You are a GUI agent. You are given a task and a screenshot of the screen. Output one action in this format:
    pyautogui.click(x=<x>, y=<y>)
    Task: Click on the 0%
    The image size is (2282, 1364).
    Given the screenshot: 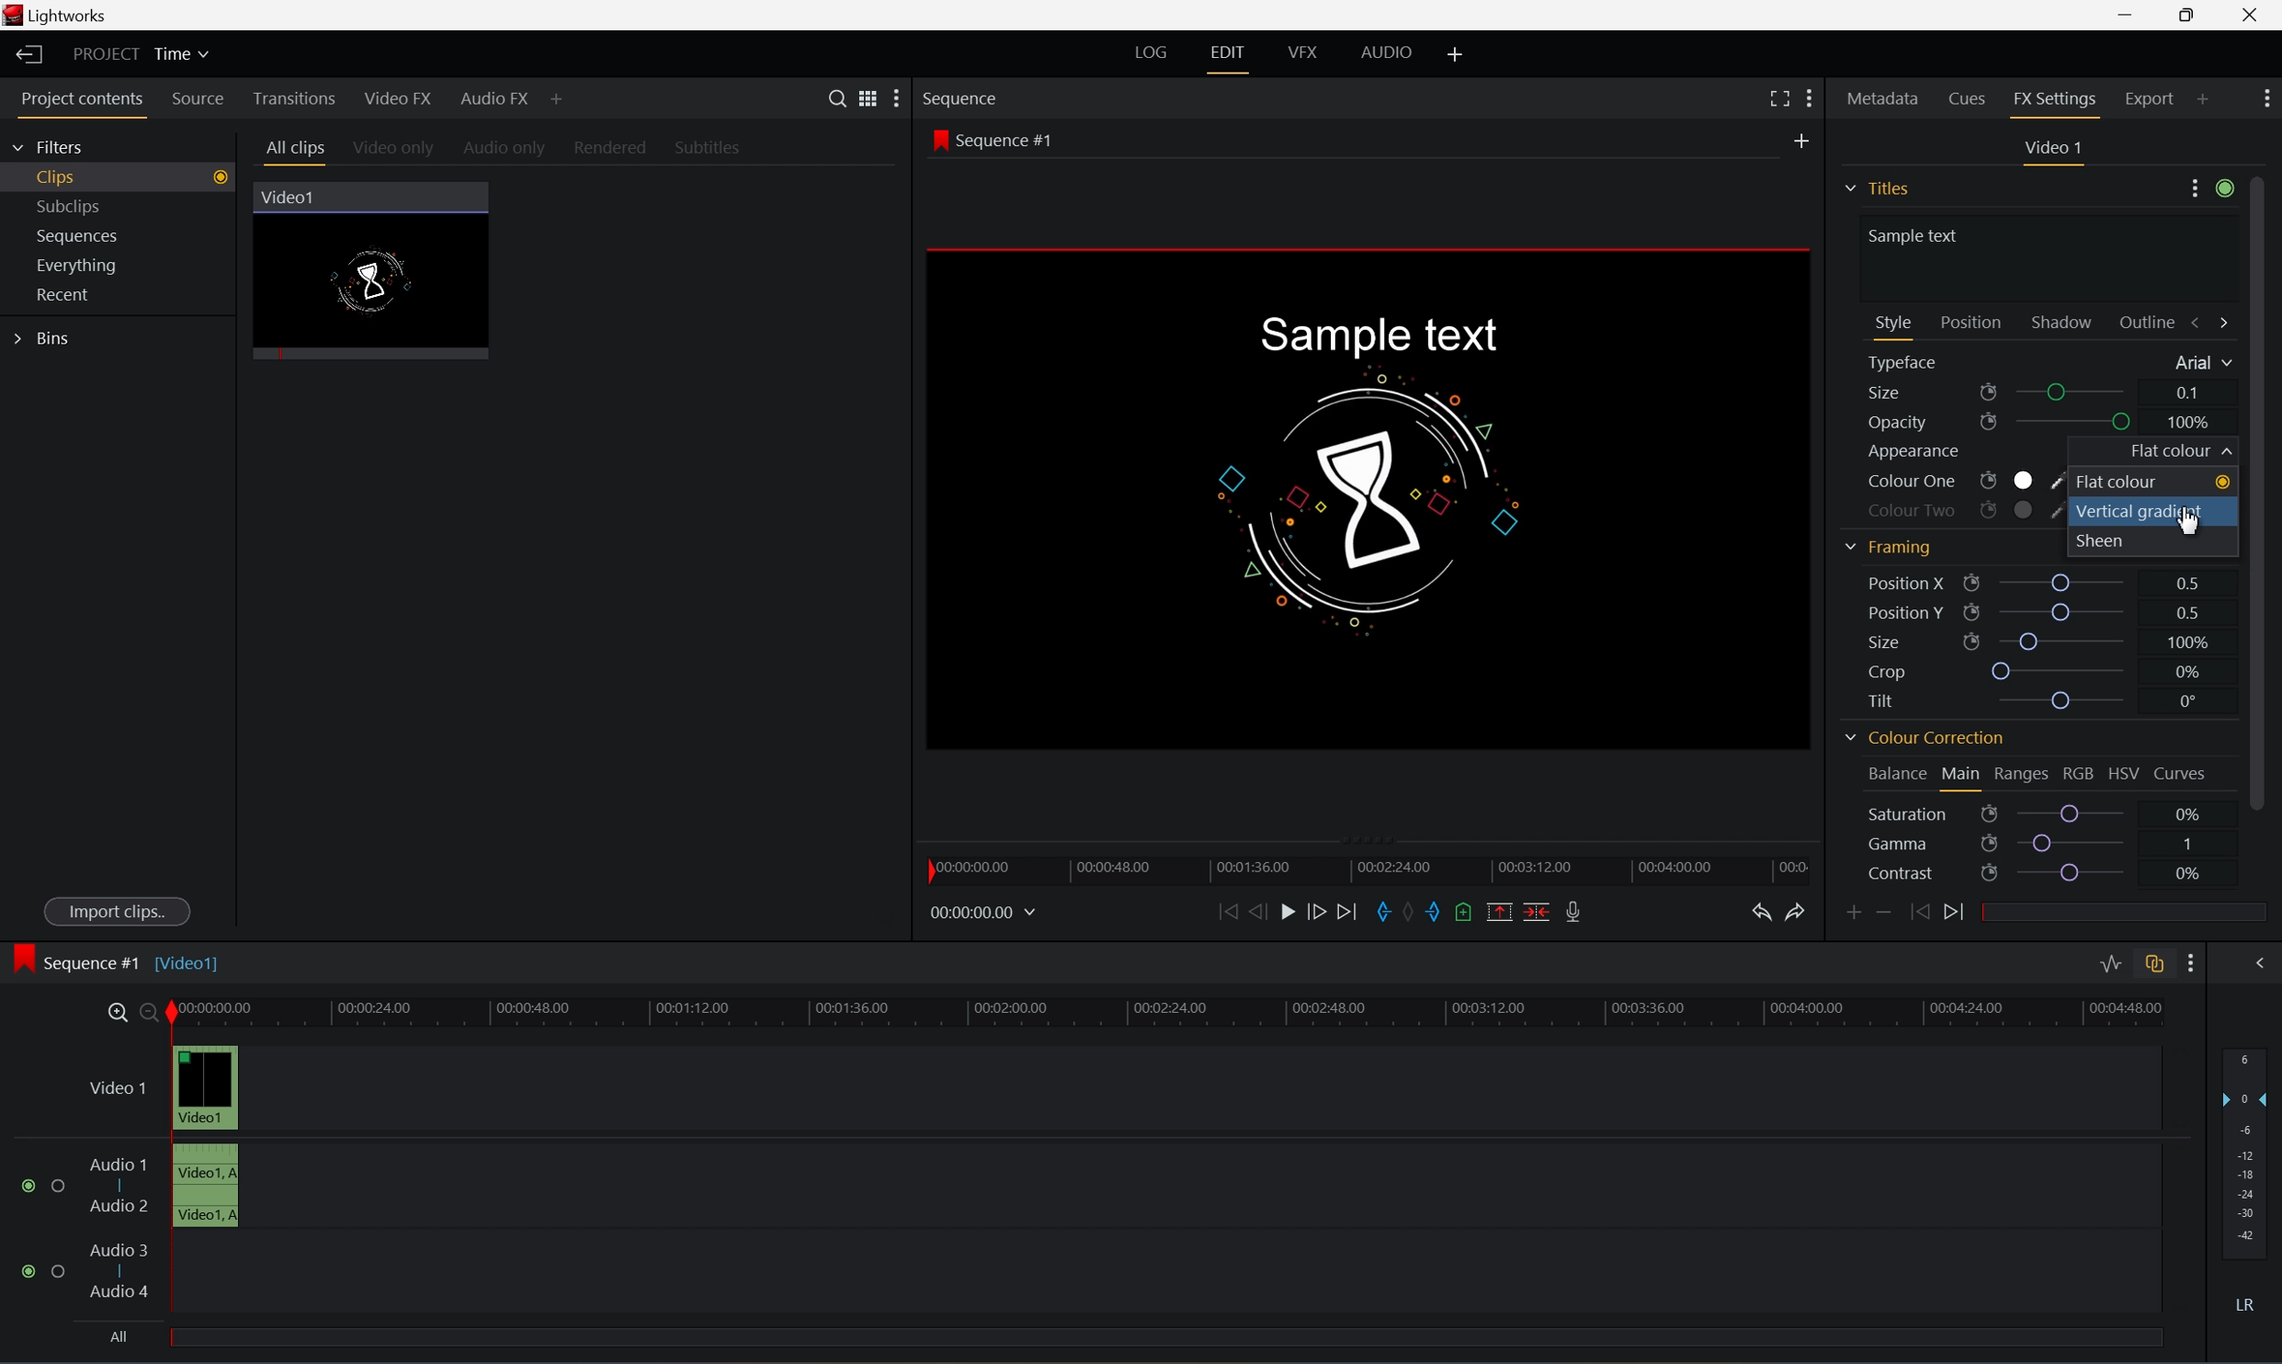 What is the action you would take?
    pyautogui.click(x=2188, y=813)
    